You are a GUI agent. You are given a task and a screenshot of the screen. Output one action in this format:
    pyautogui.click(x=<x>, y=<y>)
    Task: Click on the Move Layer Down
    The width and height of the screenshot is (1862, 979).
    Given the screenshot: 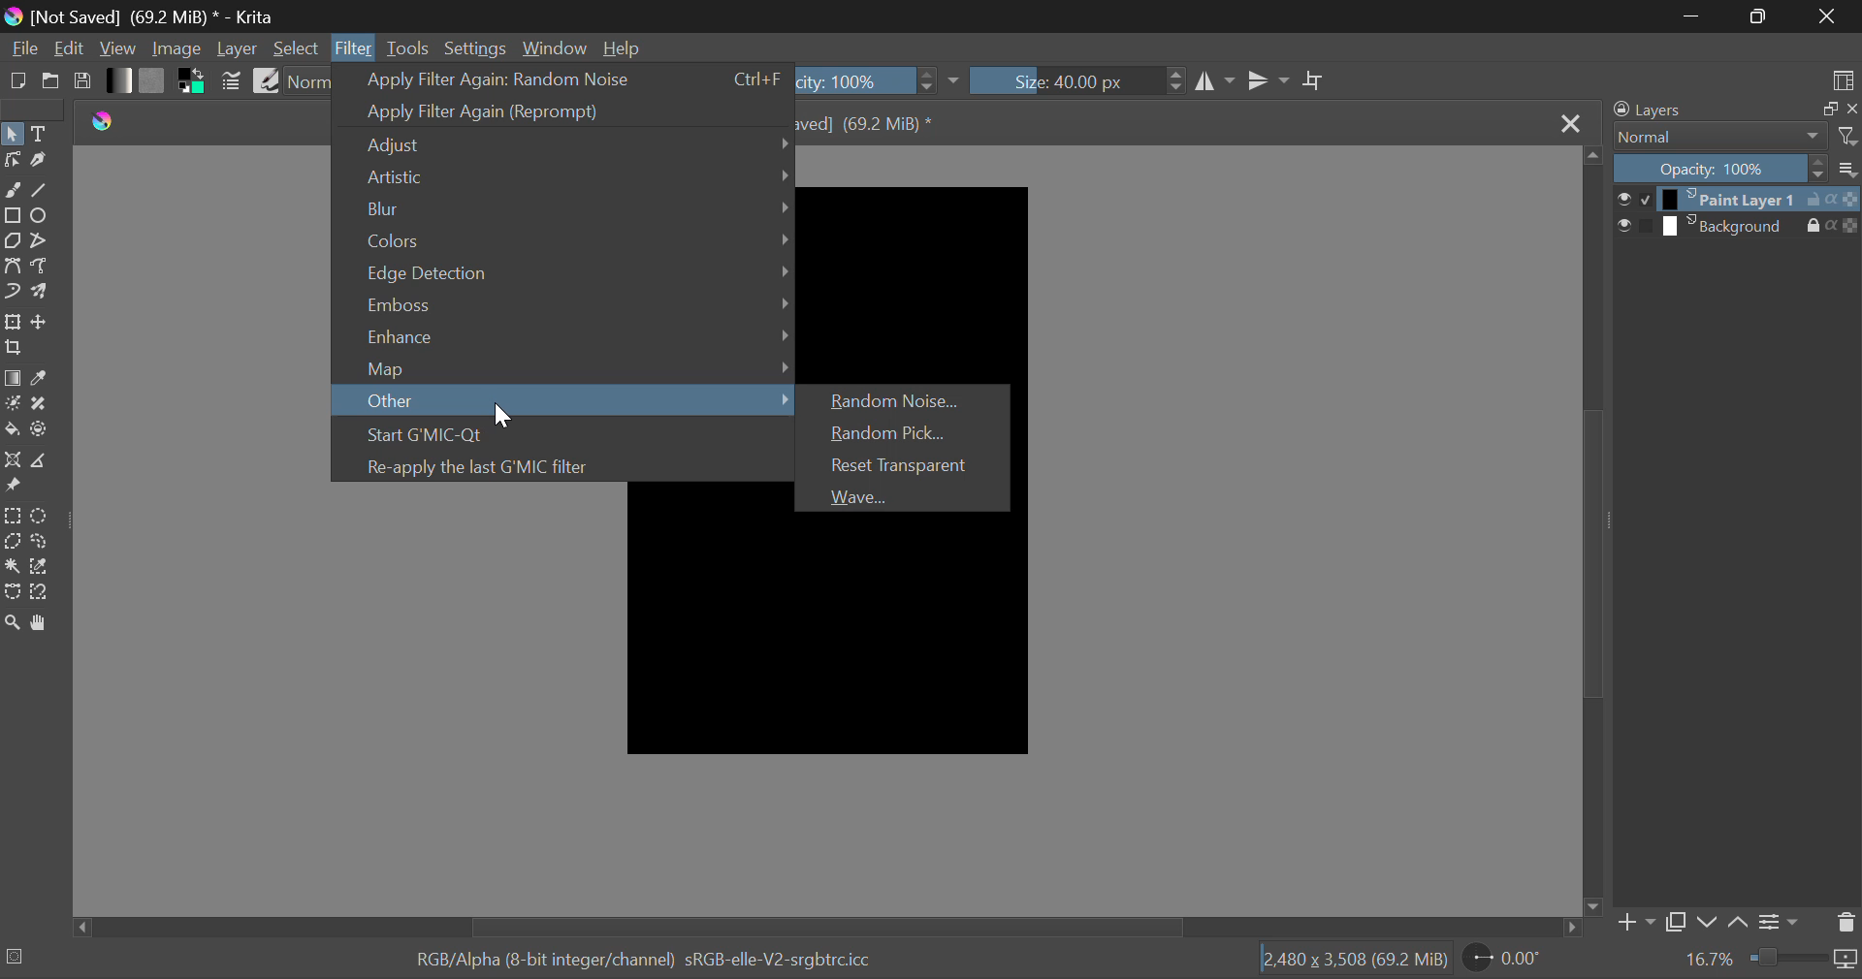 What is the action you would take?
    pyautogui.click(x=1709, y=920)
    